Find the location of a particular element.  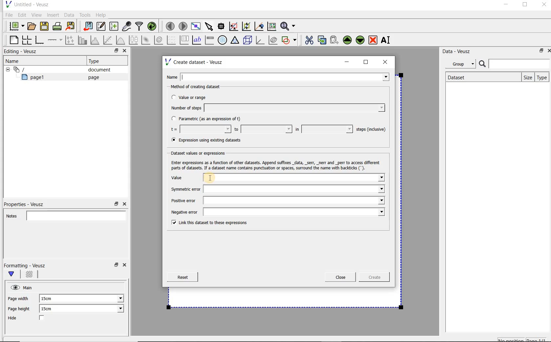

restore down is located at coordinates (114, 51).